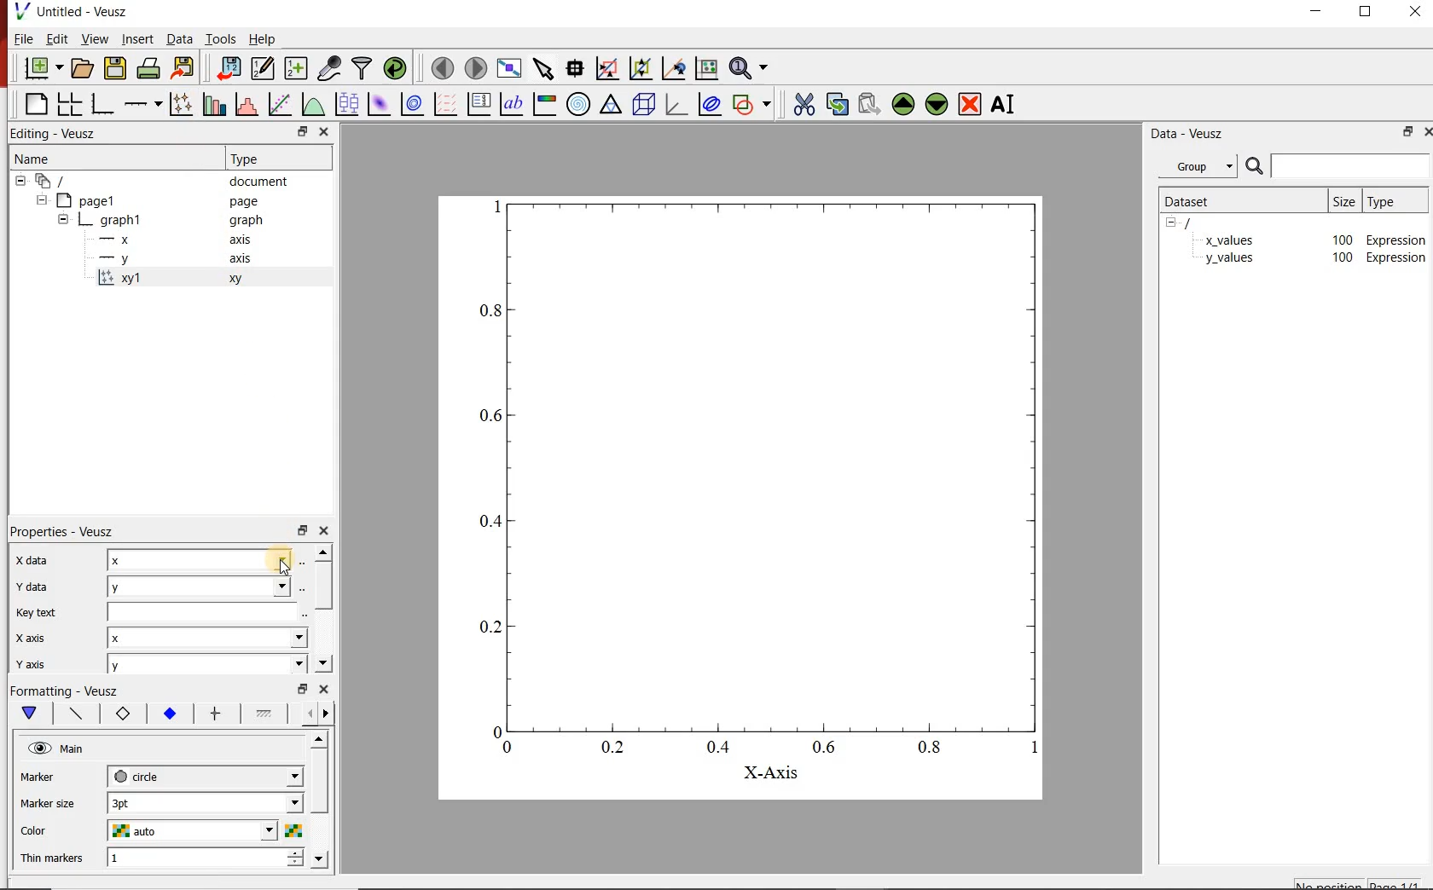  What do you see at coordinates (38, 777) in the screenshot?
I see `Marker` at bounding box center [38, 777].